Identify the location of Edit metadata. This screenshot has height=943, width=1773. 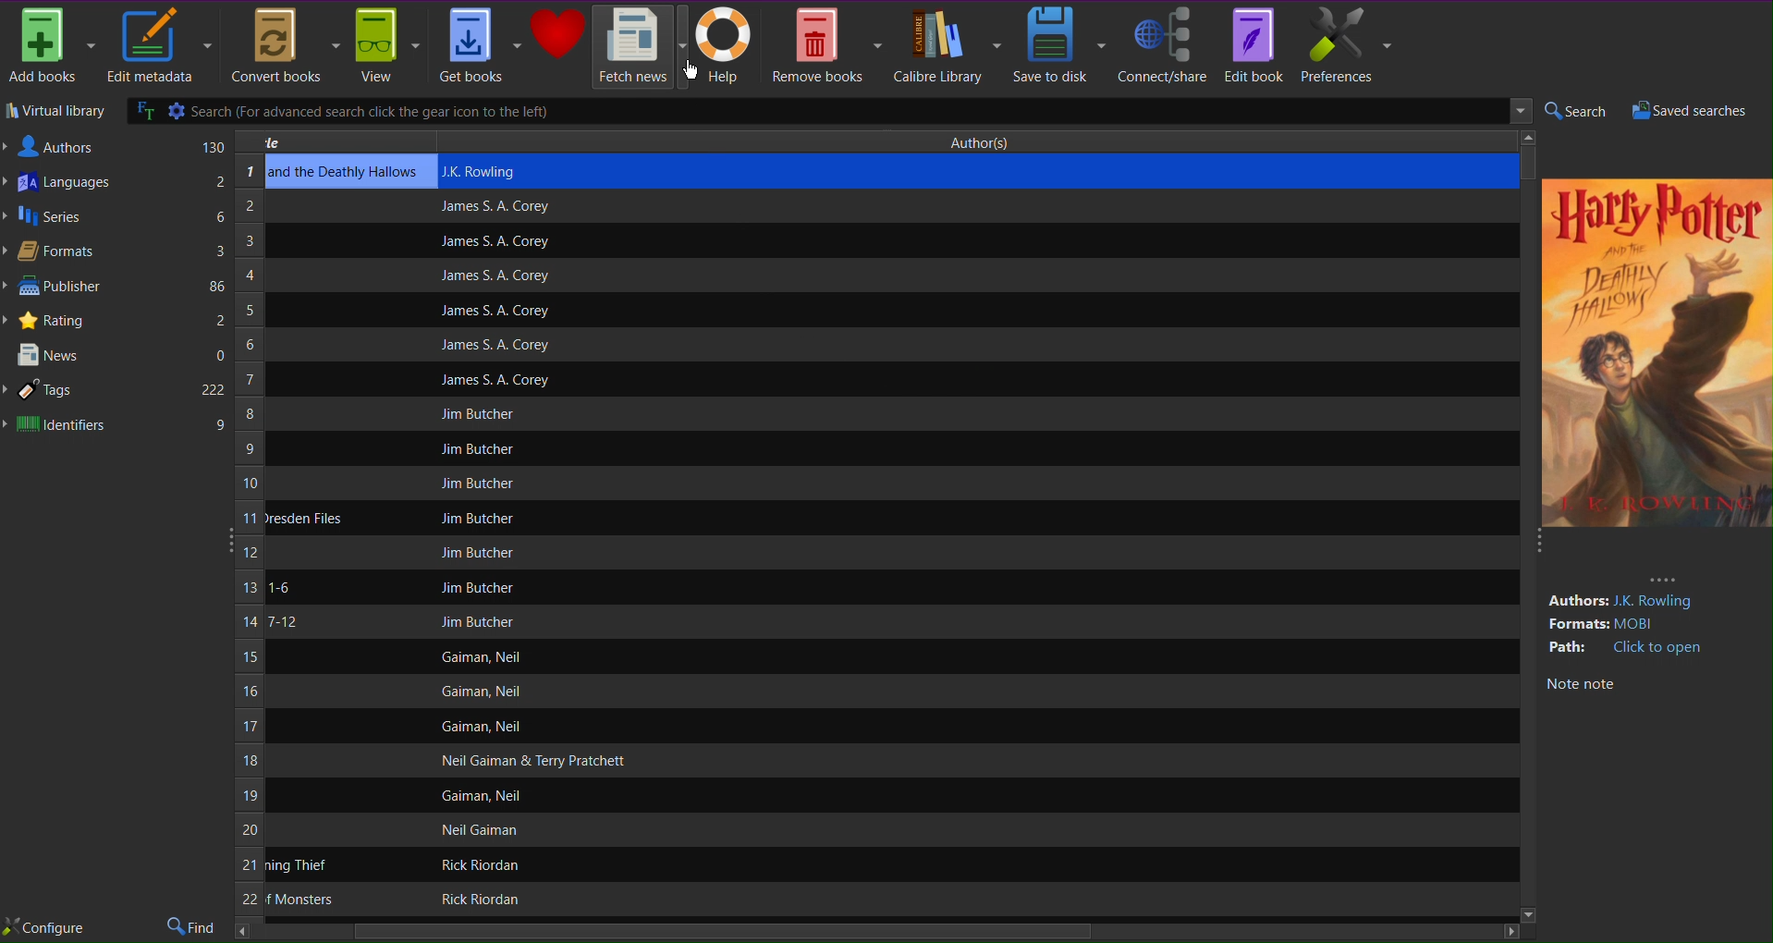
(158, 47).